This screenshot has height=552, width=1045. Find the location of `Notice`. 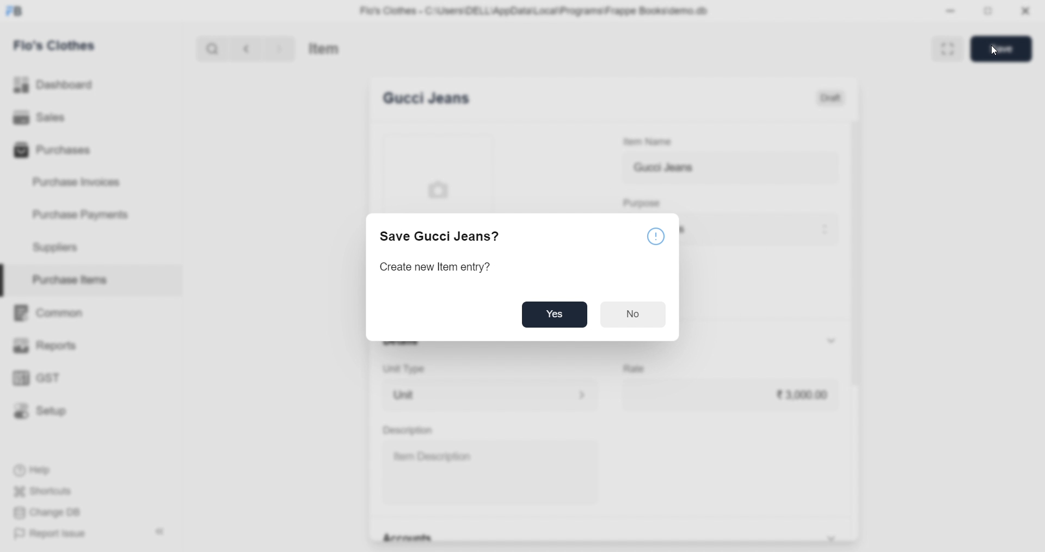

Notice is located at coordinates (654, 235).